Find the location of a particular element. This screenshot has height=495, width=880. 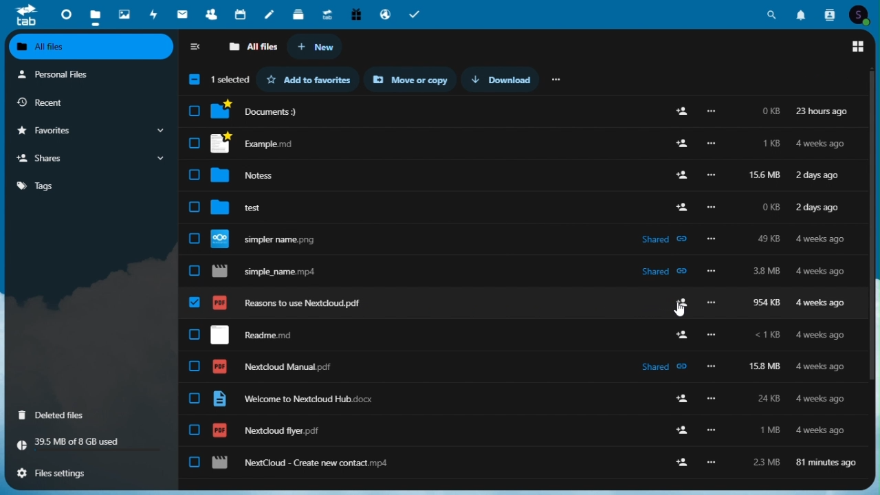

nextcloud manual.pdf is located at coordinates (274, 367).